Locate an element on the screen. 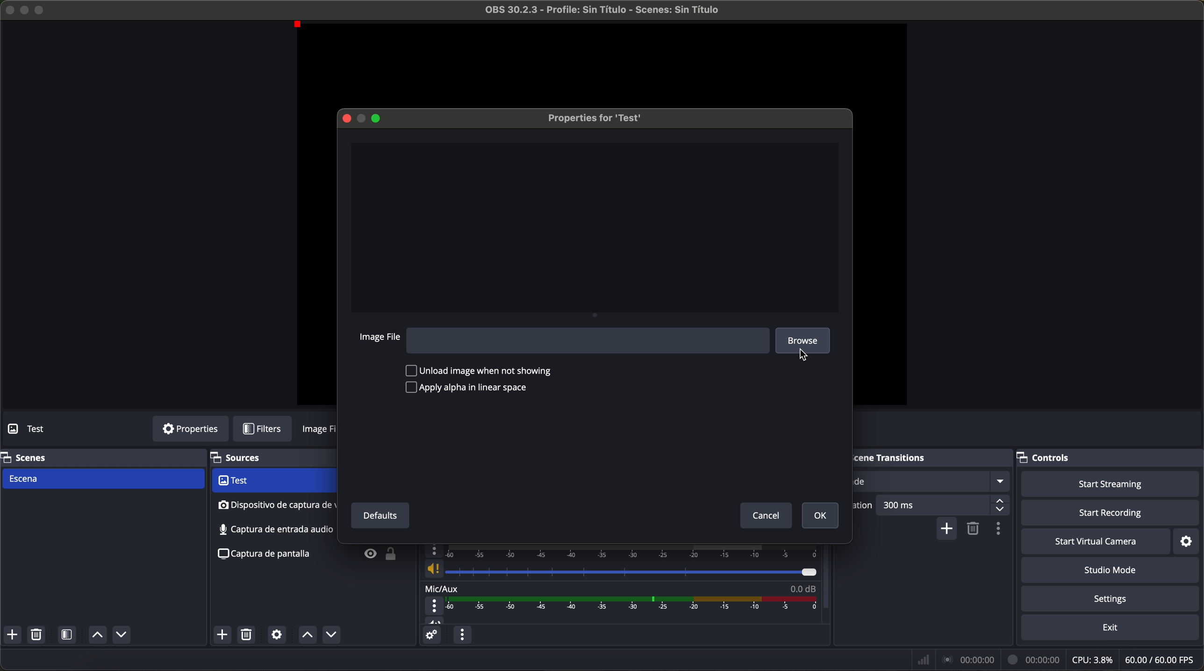 Image resolution: width=1204 pixels, height=671 pixels. red point is located at coordinates (300, 25).